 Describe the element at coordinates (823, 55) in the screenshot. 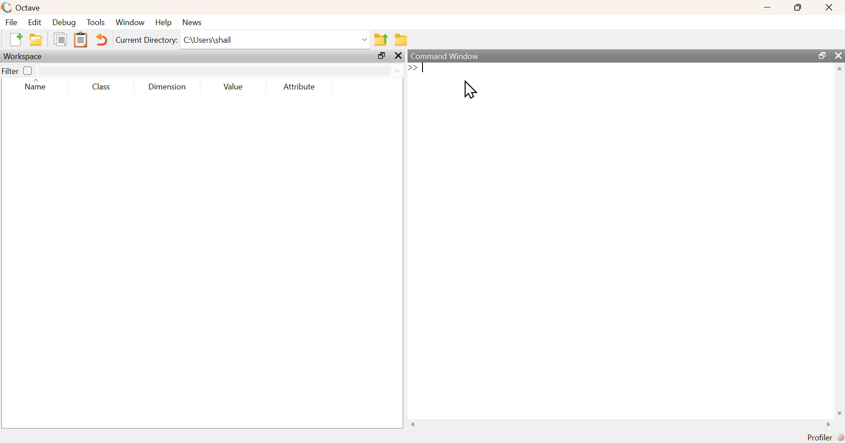

I see `Maximize` at that location.